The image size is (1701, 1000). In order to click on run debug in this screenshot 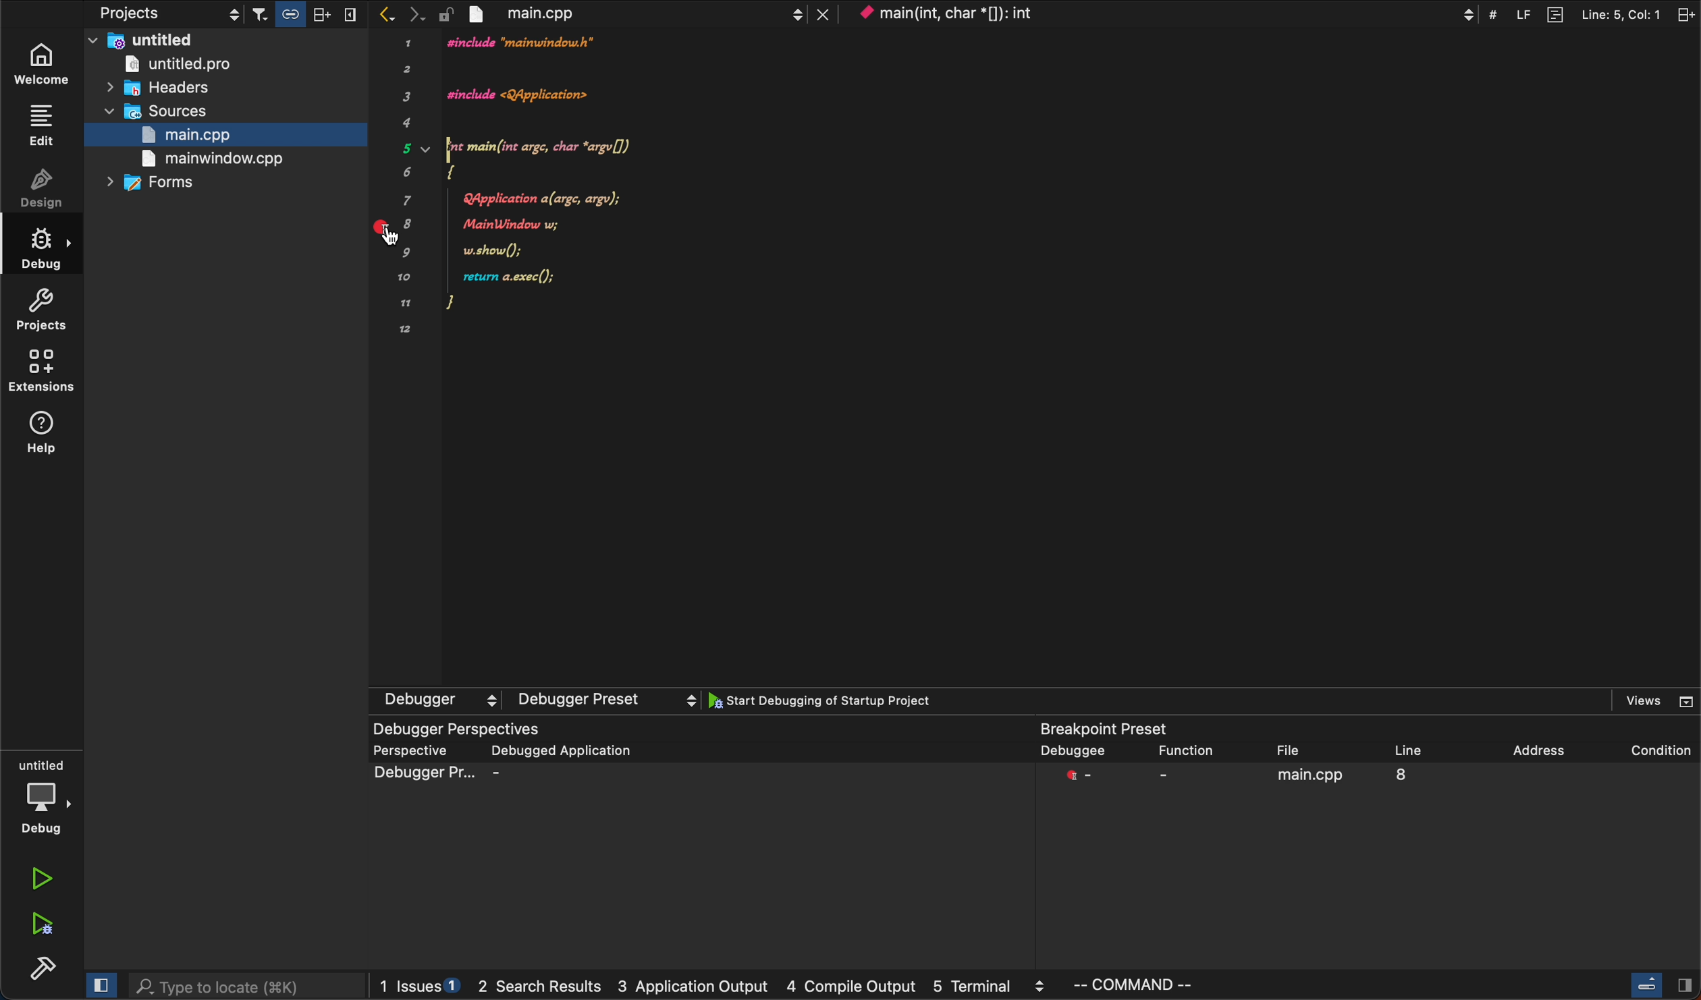, I will do `click(36, 926)`.